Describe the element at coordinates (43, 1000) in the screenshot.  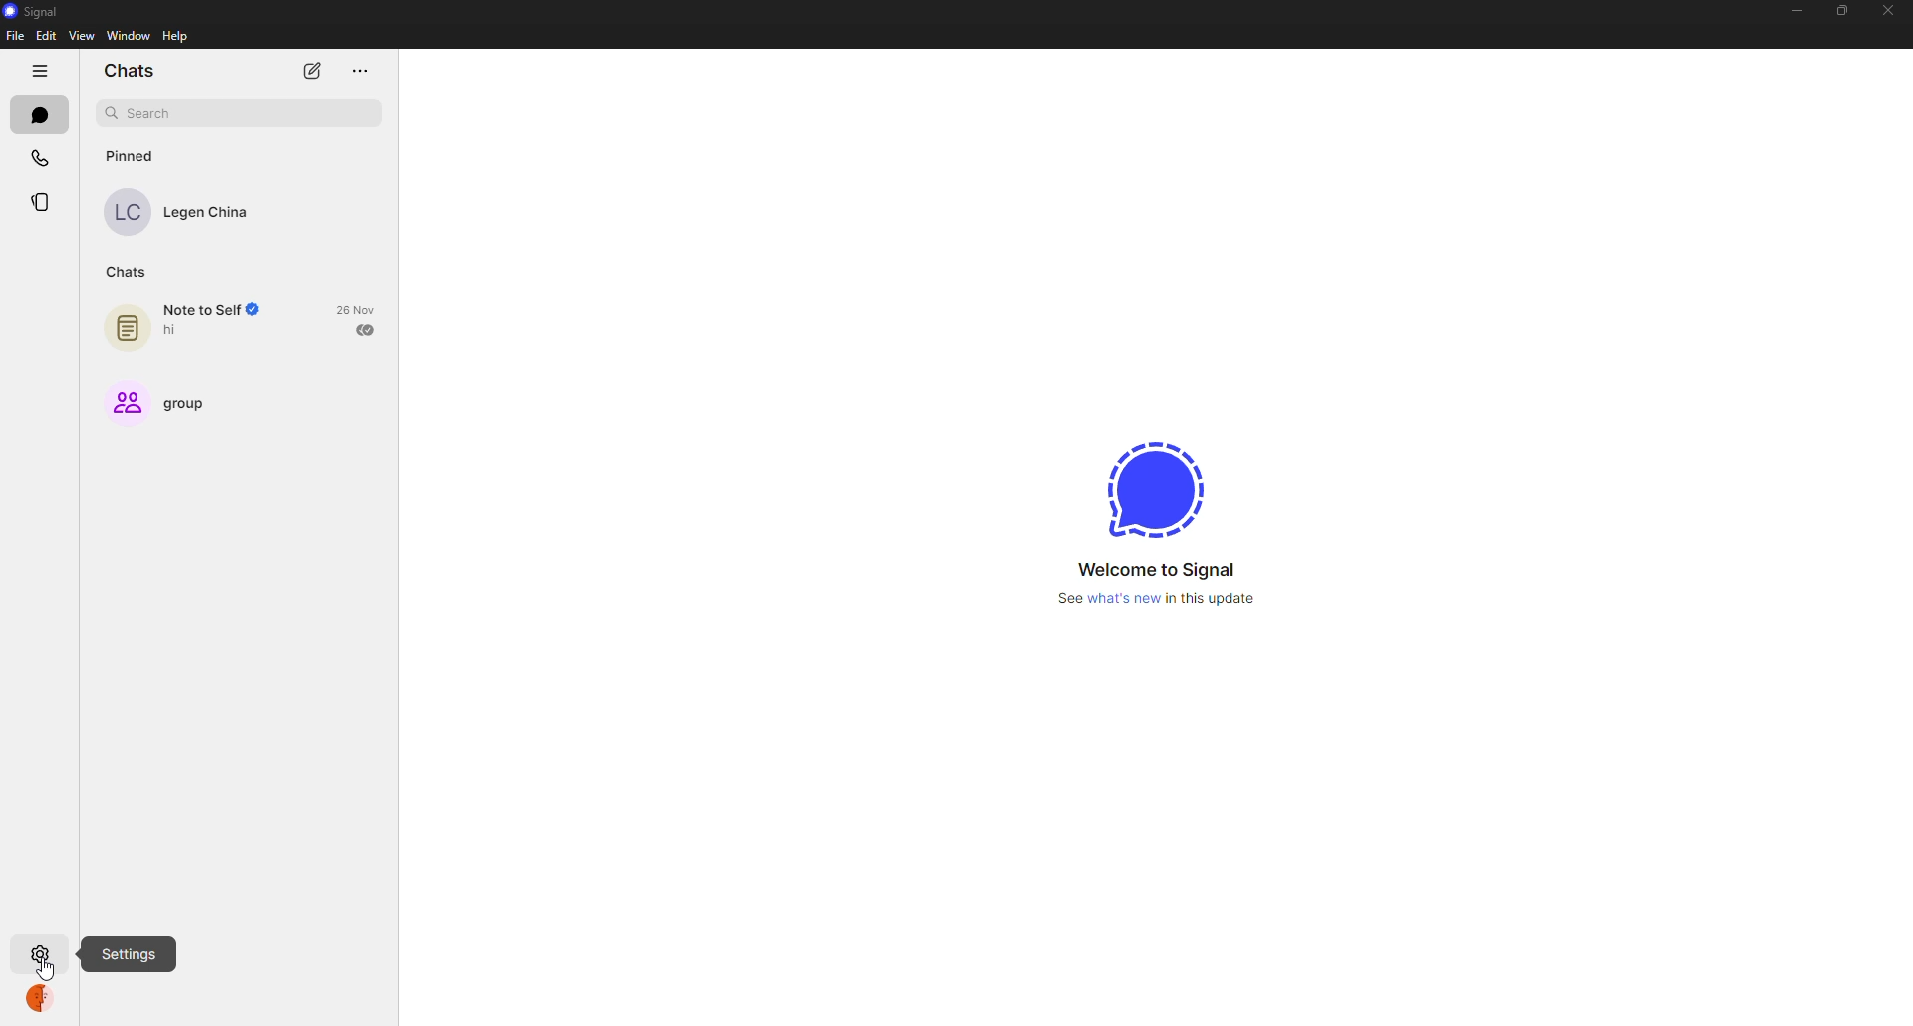
I see `profile` at that location.